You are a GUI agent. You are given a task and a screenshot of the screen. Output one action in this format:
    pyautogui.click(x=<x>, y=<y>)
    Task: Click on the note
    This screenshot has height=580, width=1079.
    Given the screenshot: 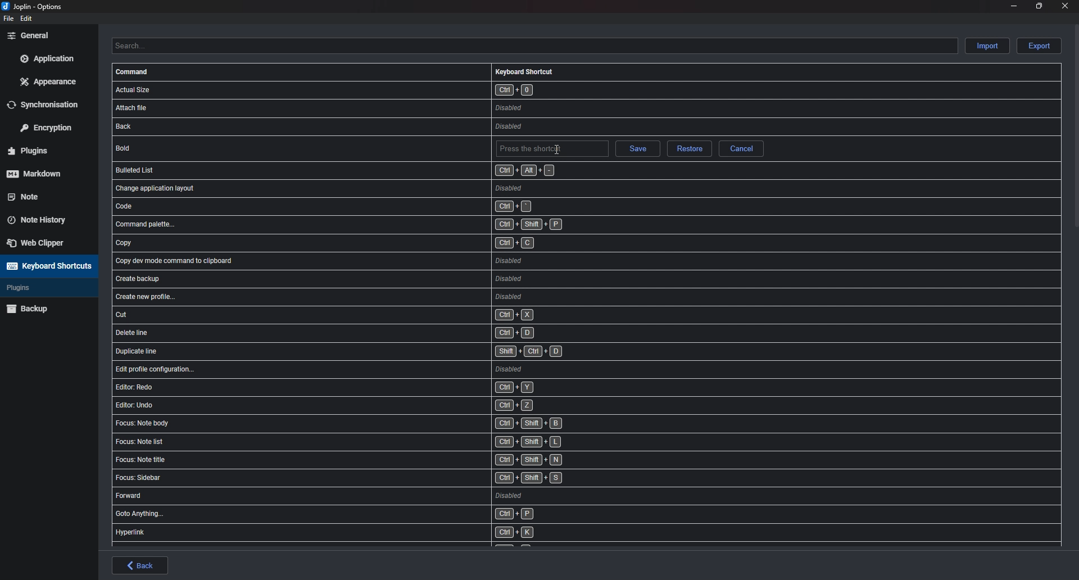 What is the action you would take?
    pyautogui.click(x=42, y=196)
    